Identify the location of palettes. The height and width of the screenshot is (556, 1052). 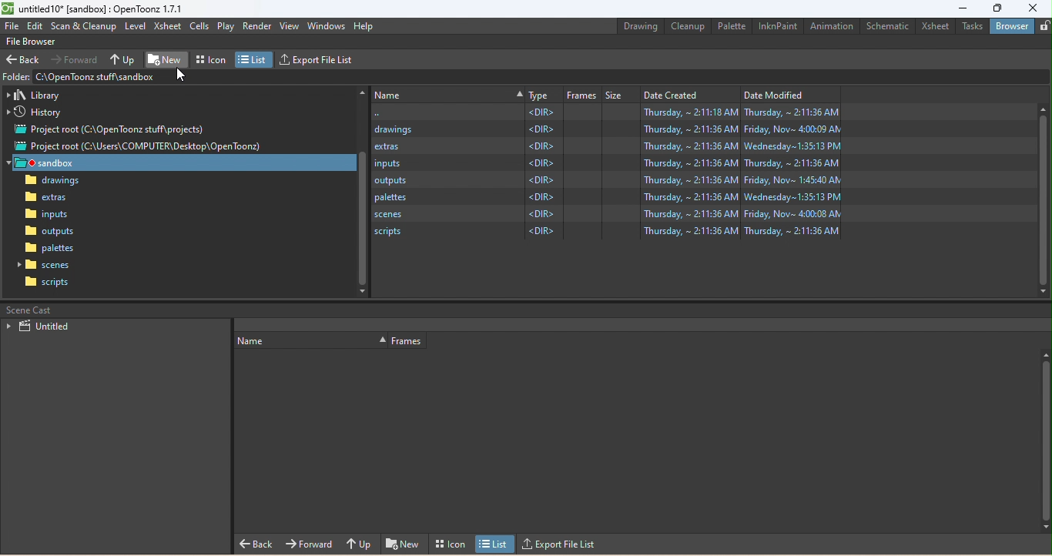
(604, 197).